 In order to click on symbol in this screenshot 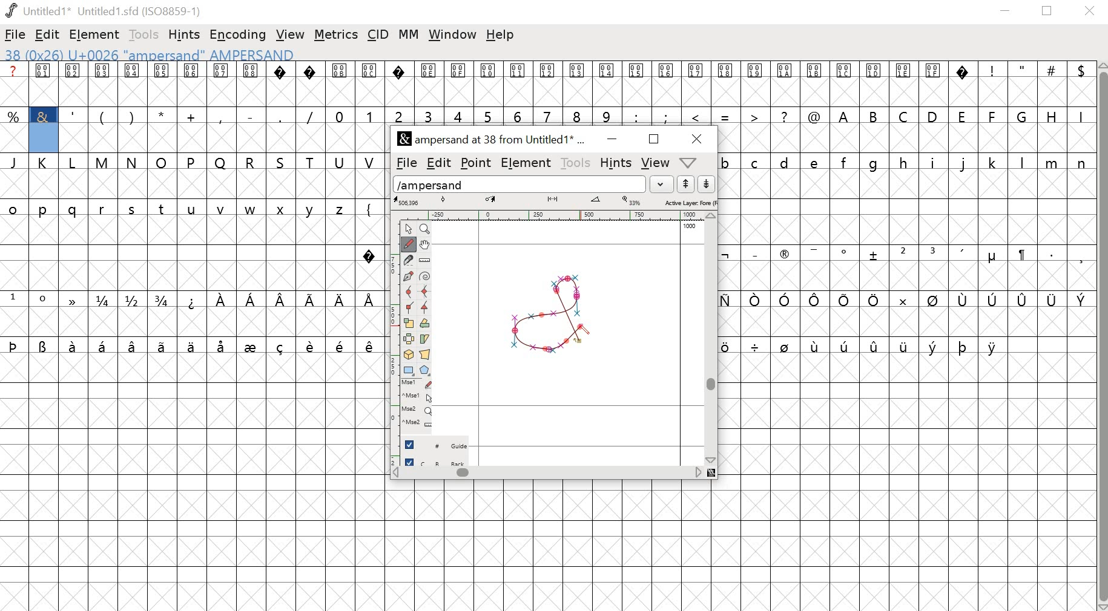, I will do `click(44, 345)`.